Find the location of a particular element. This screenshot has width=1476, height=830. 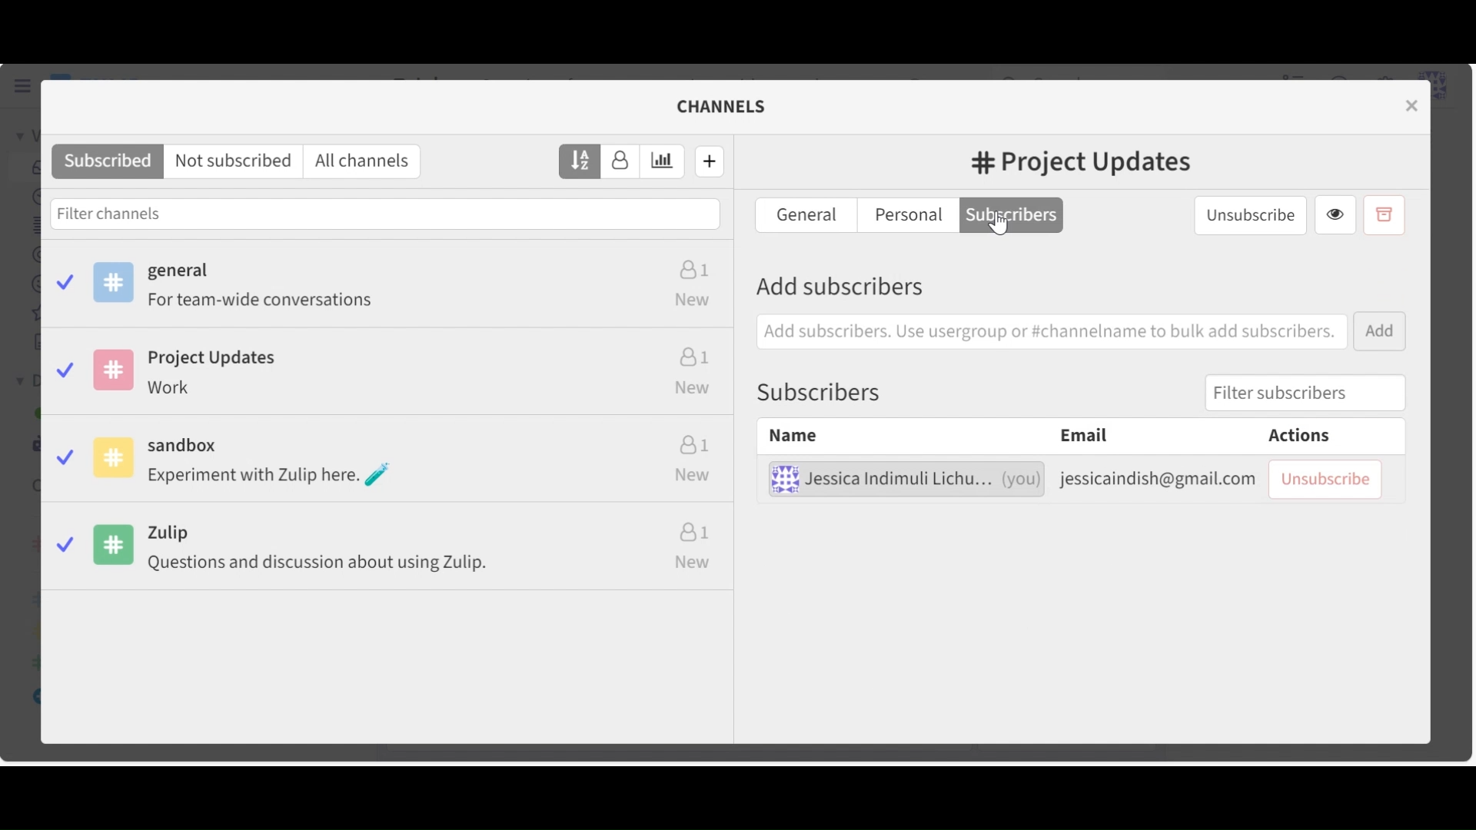

 is located at coordinates (107, 161).